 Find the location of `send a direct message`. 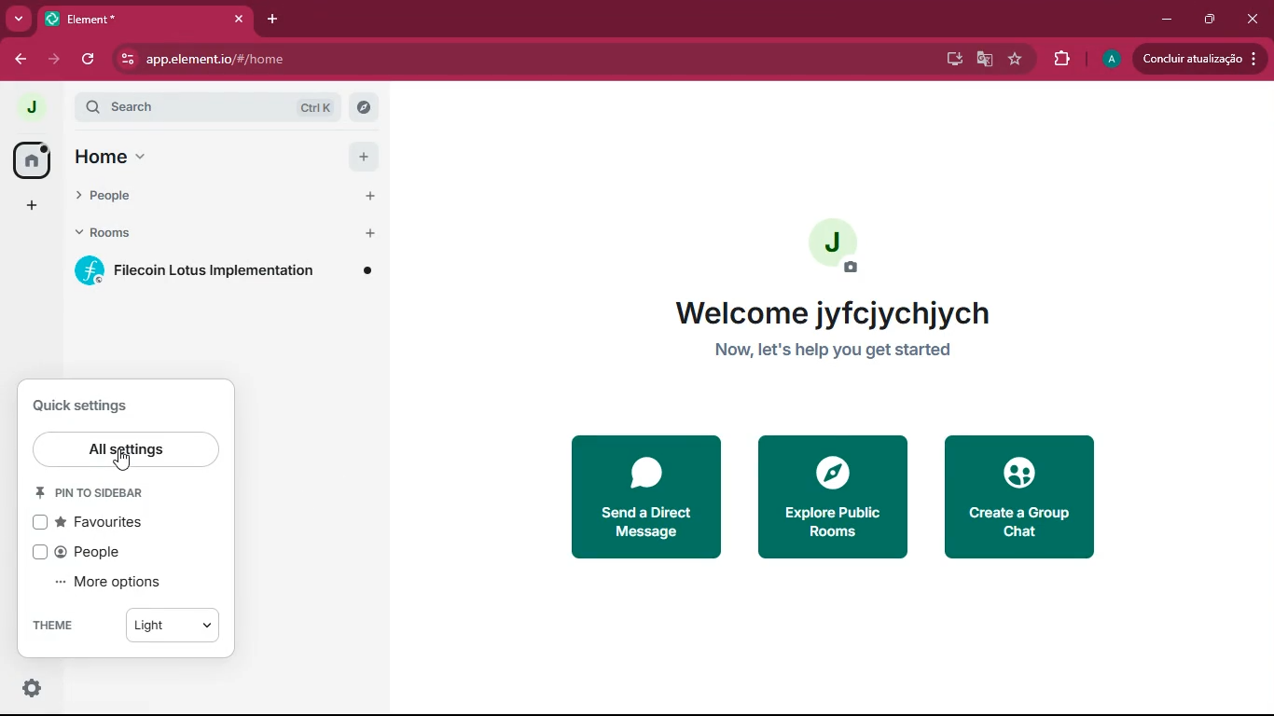

send a direct message is located at coordinates (644, 494).